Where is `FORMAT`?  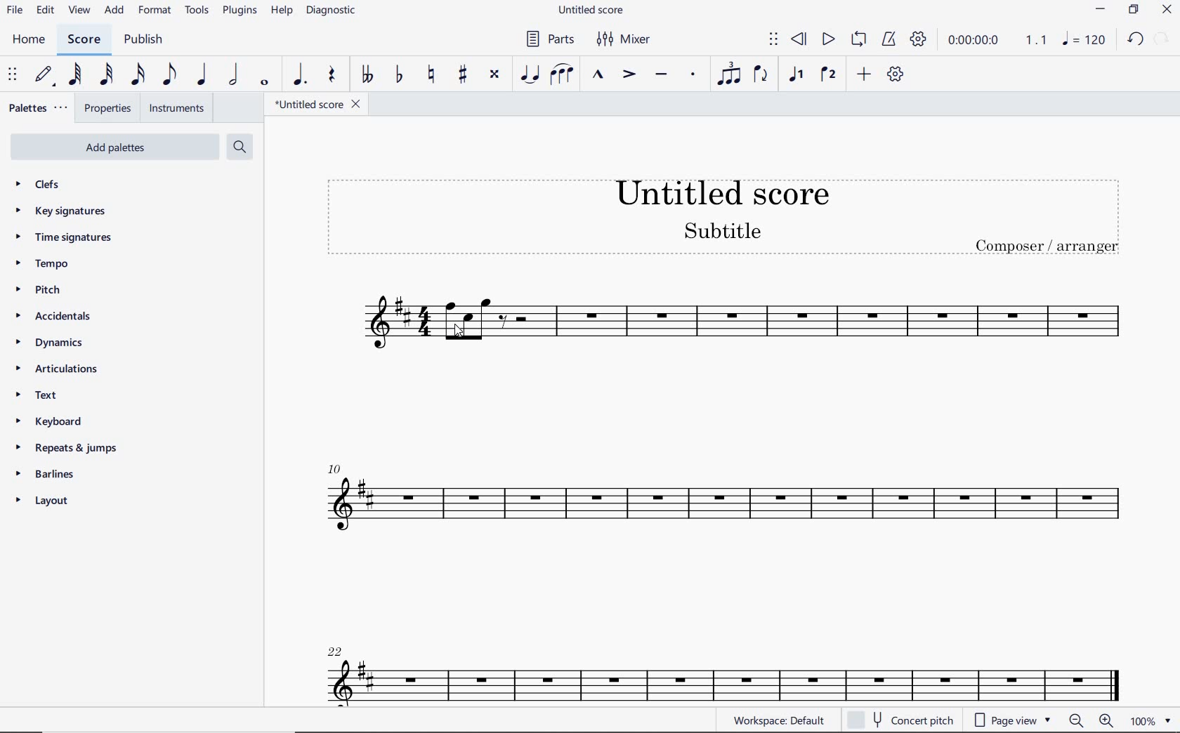
FORMAT is located at coordinates (155, 9).